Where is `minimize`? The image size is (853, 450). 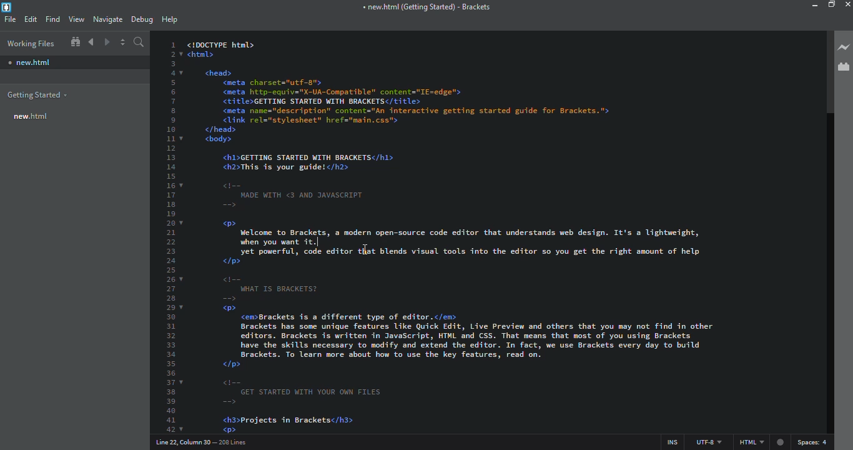 minimize is located at coordinates (807, 5).